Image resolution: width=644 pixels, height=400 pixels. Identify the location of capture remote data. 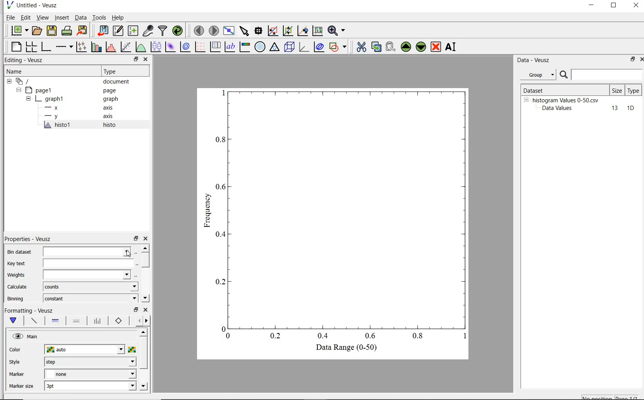
(148, 31).